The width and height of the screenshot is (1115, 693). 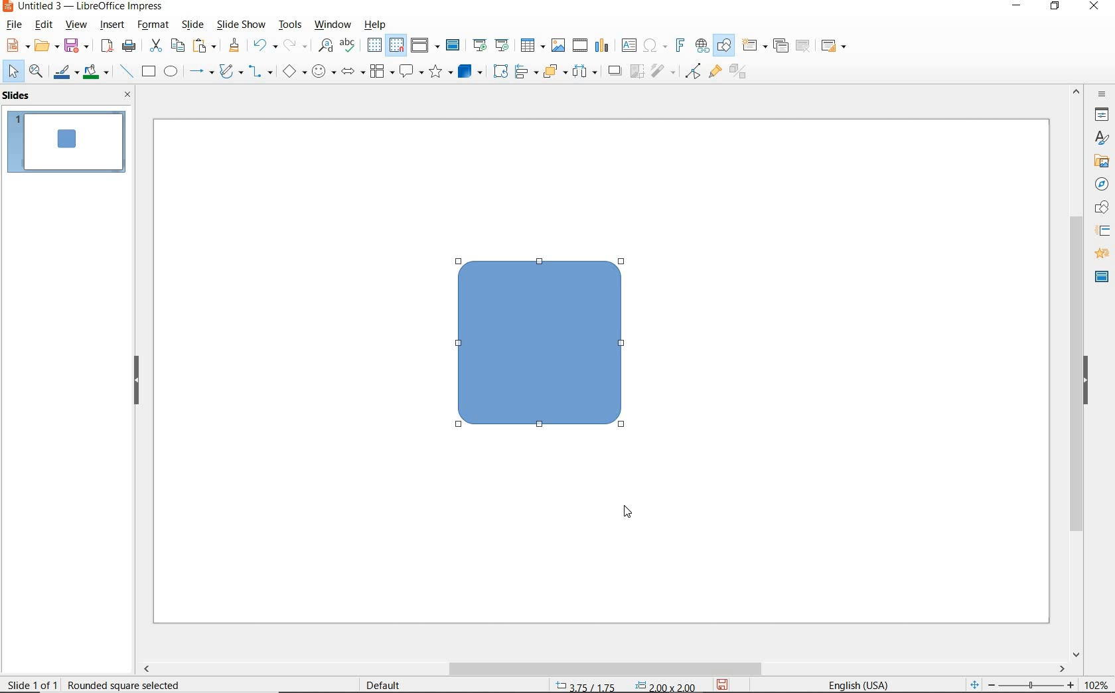 I want to click on fill color, so click(x=98, y=72).